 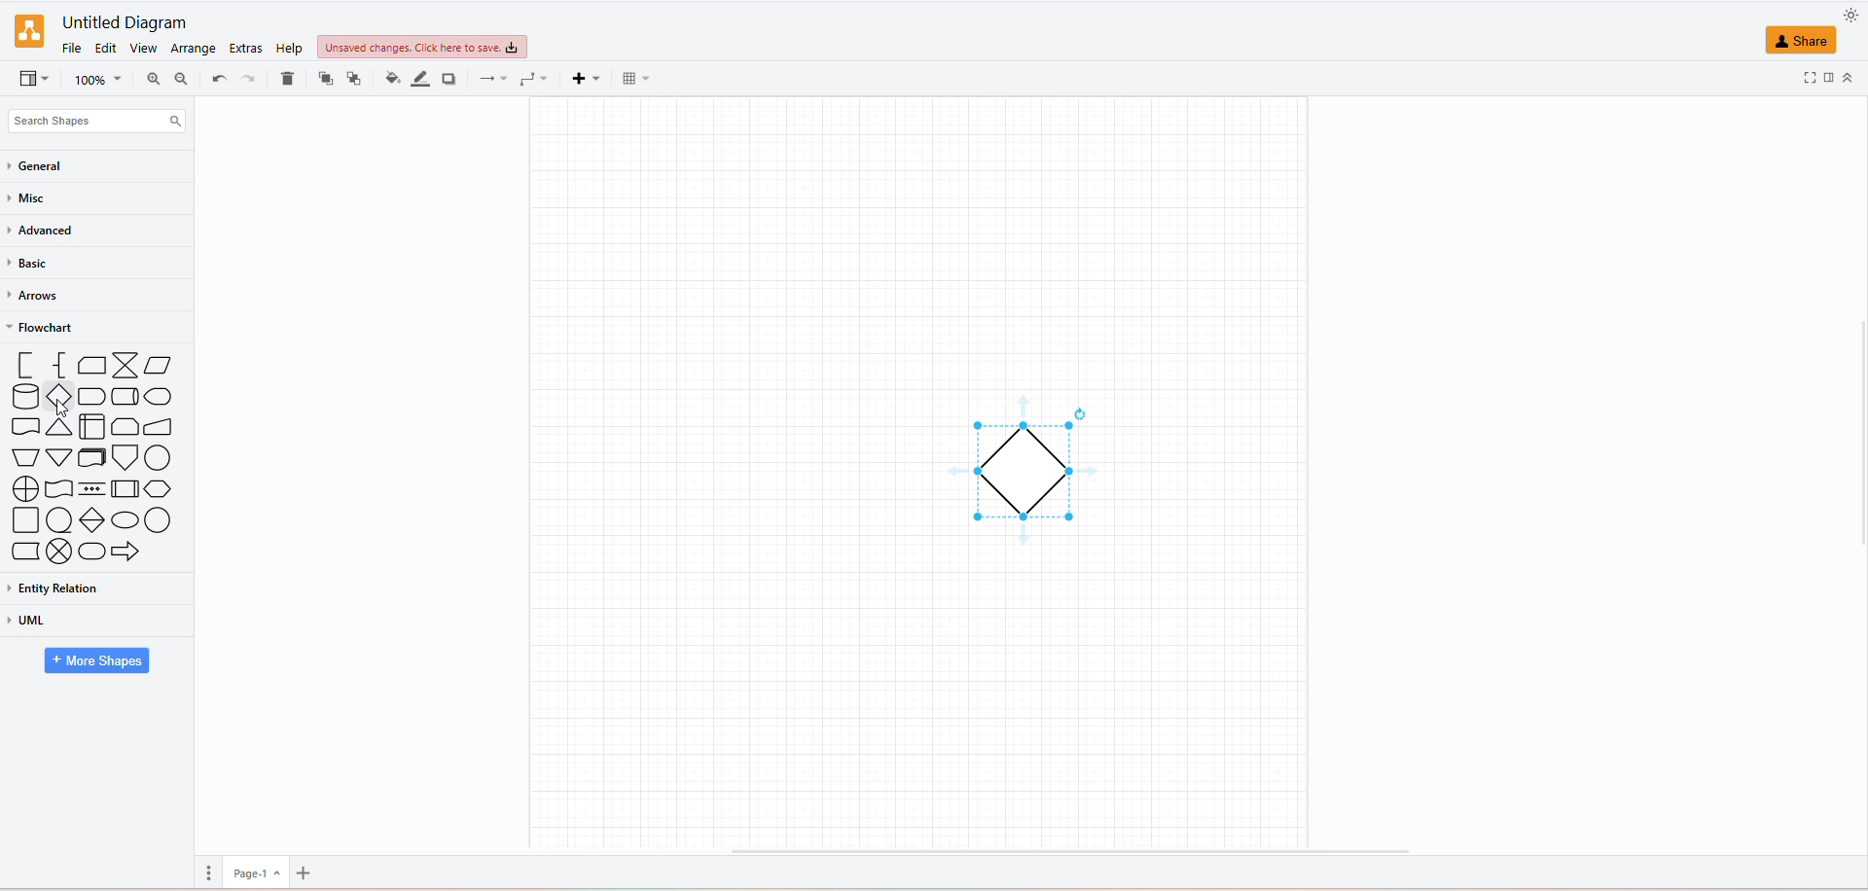 I want to click on BASIC, so click(x=30, y=266).